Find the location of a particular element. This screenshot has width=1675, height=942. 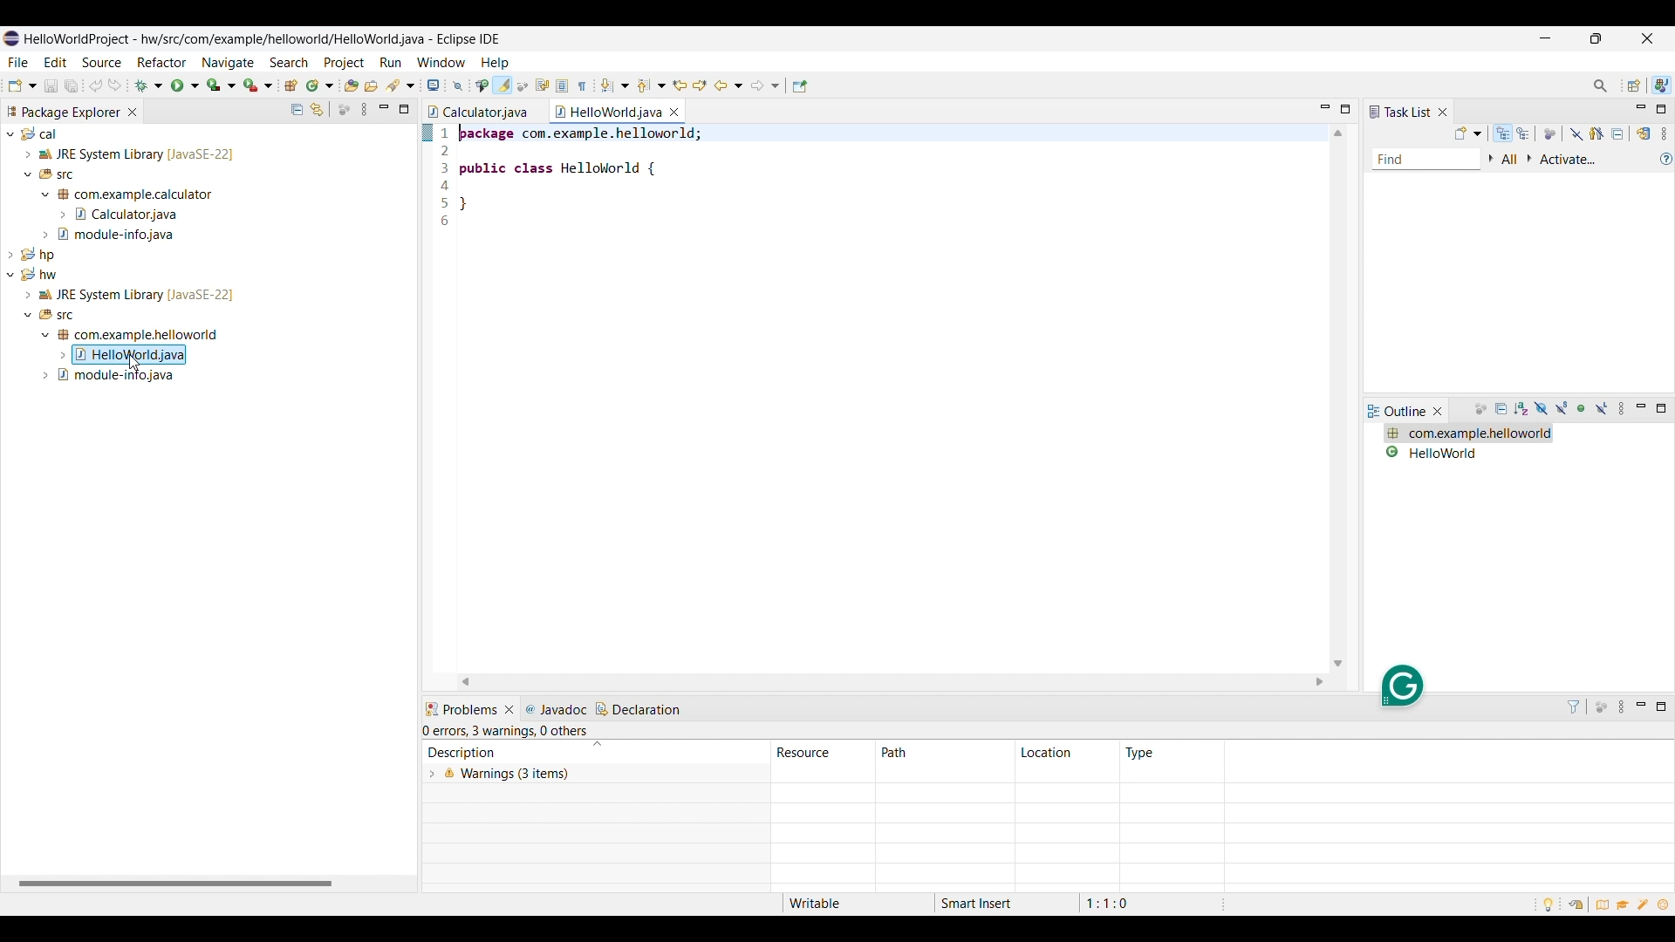

Scheduled is located at coordinates (1524, 133).